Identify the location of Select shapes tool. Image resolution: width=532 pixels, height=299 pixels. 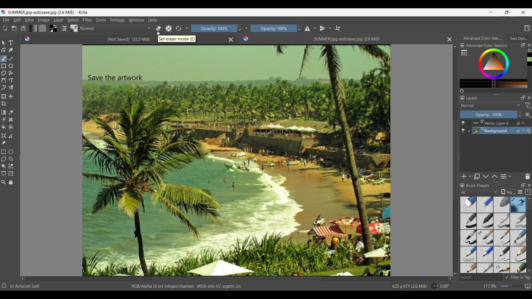
(3, 43).